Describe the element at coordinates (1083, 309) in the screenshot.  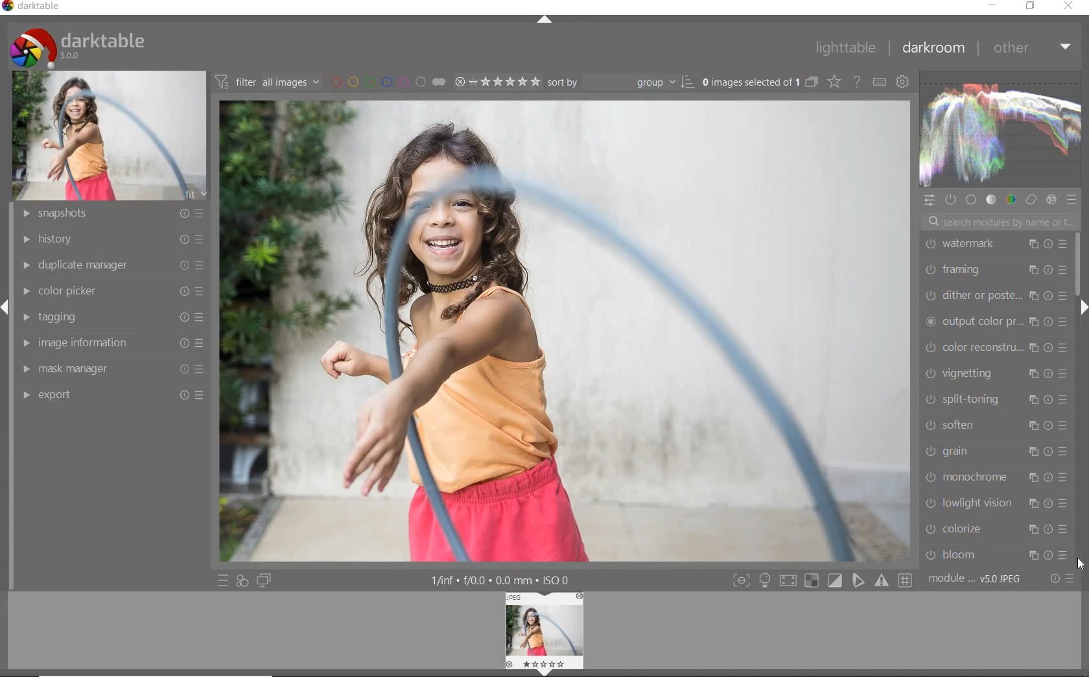
I see `expand/collapse` at that location.